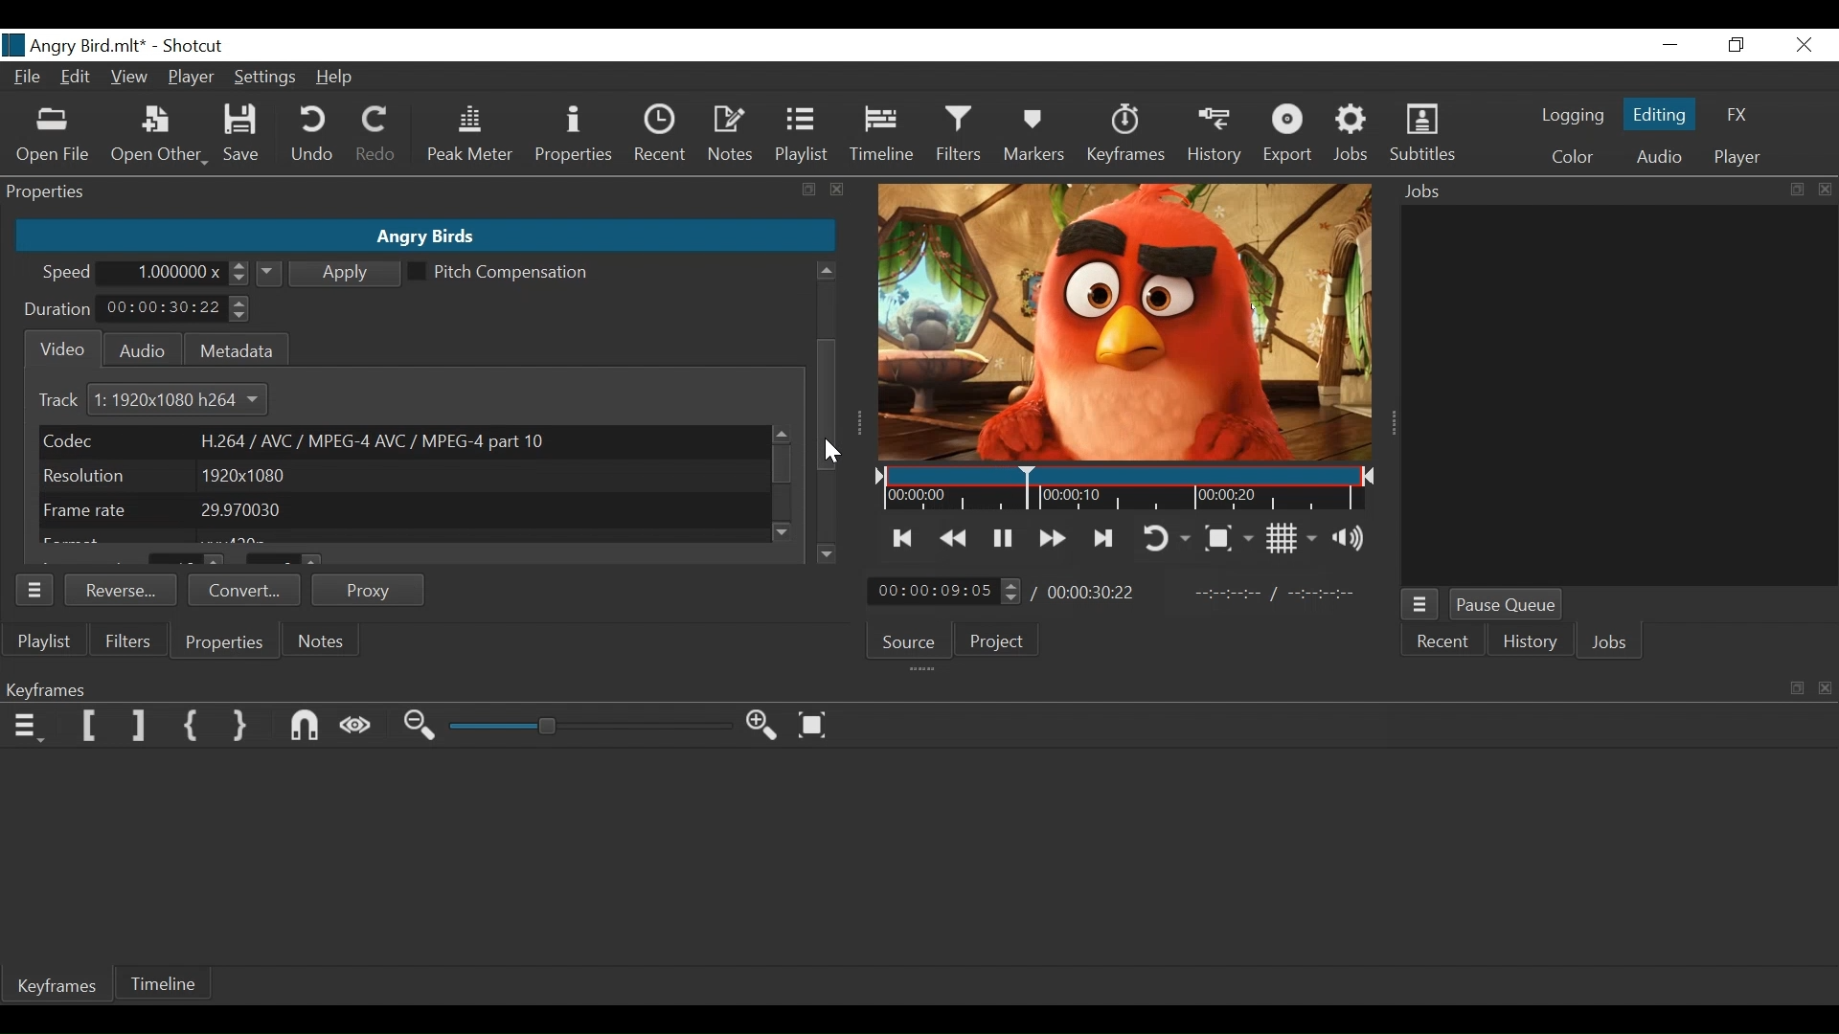 The image size is (1839, 1034). I want to click on Notes, so click(732, 136).